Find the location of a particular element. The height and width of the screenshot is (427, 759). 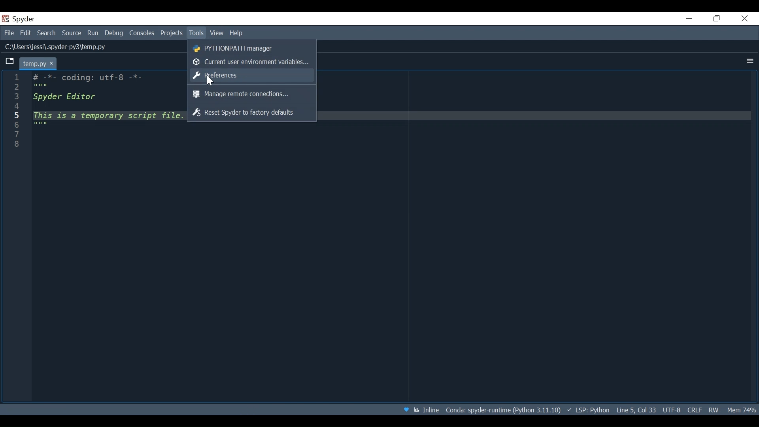

Edit is located at coordinates (26, 33).